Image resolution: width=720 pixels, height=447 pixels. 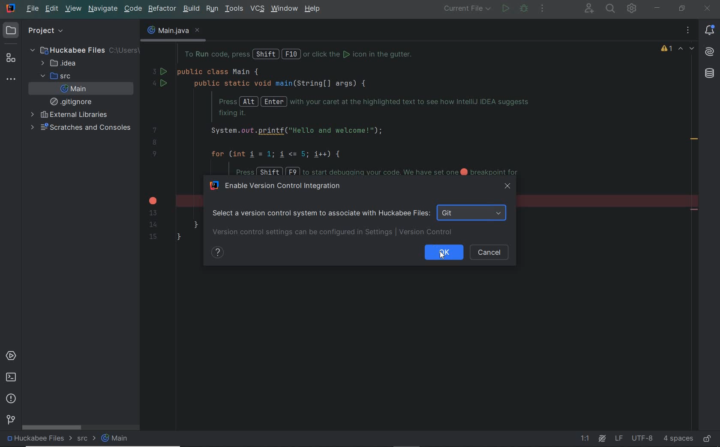 I want to click on RESTORE DOWN, so click(x=680, y=8).